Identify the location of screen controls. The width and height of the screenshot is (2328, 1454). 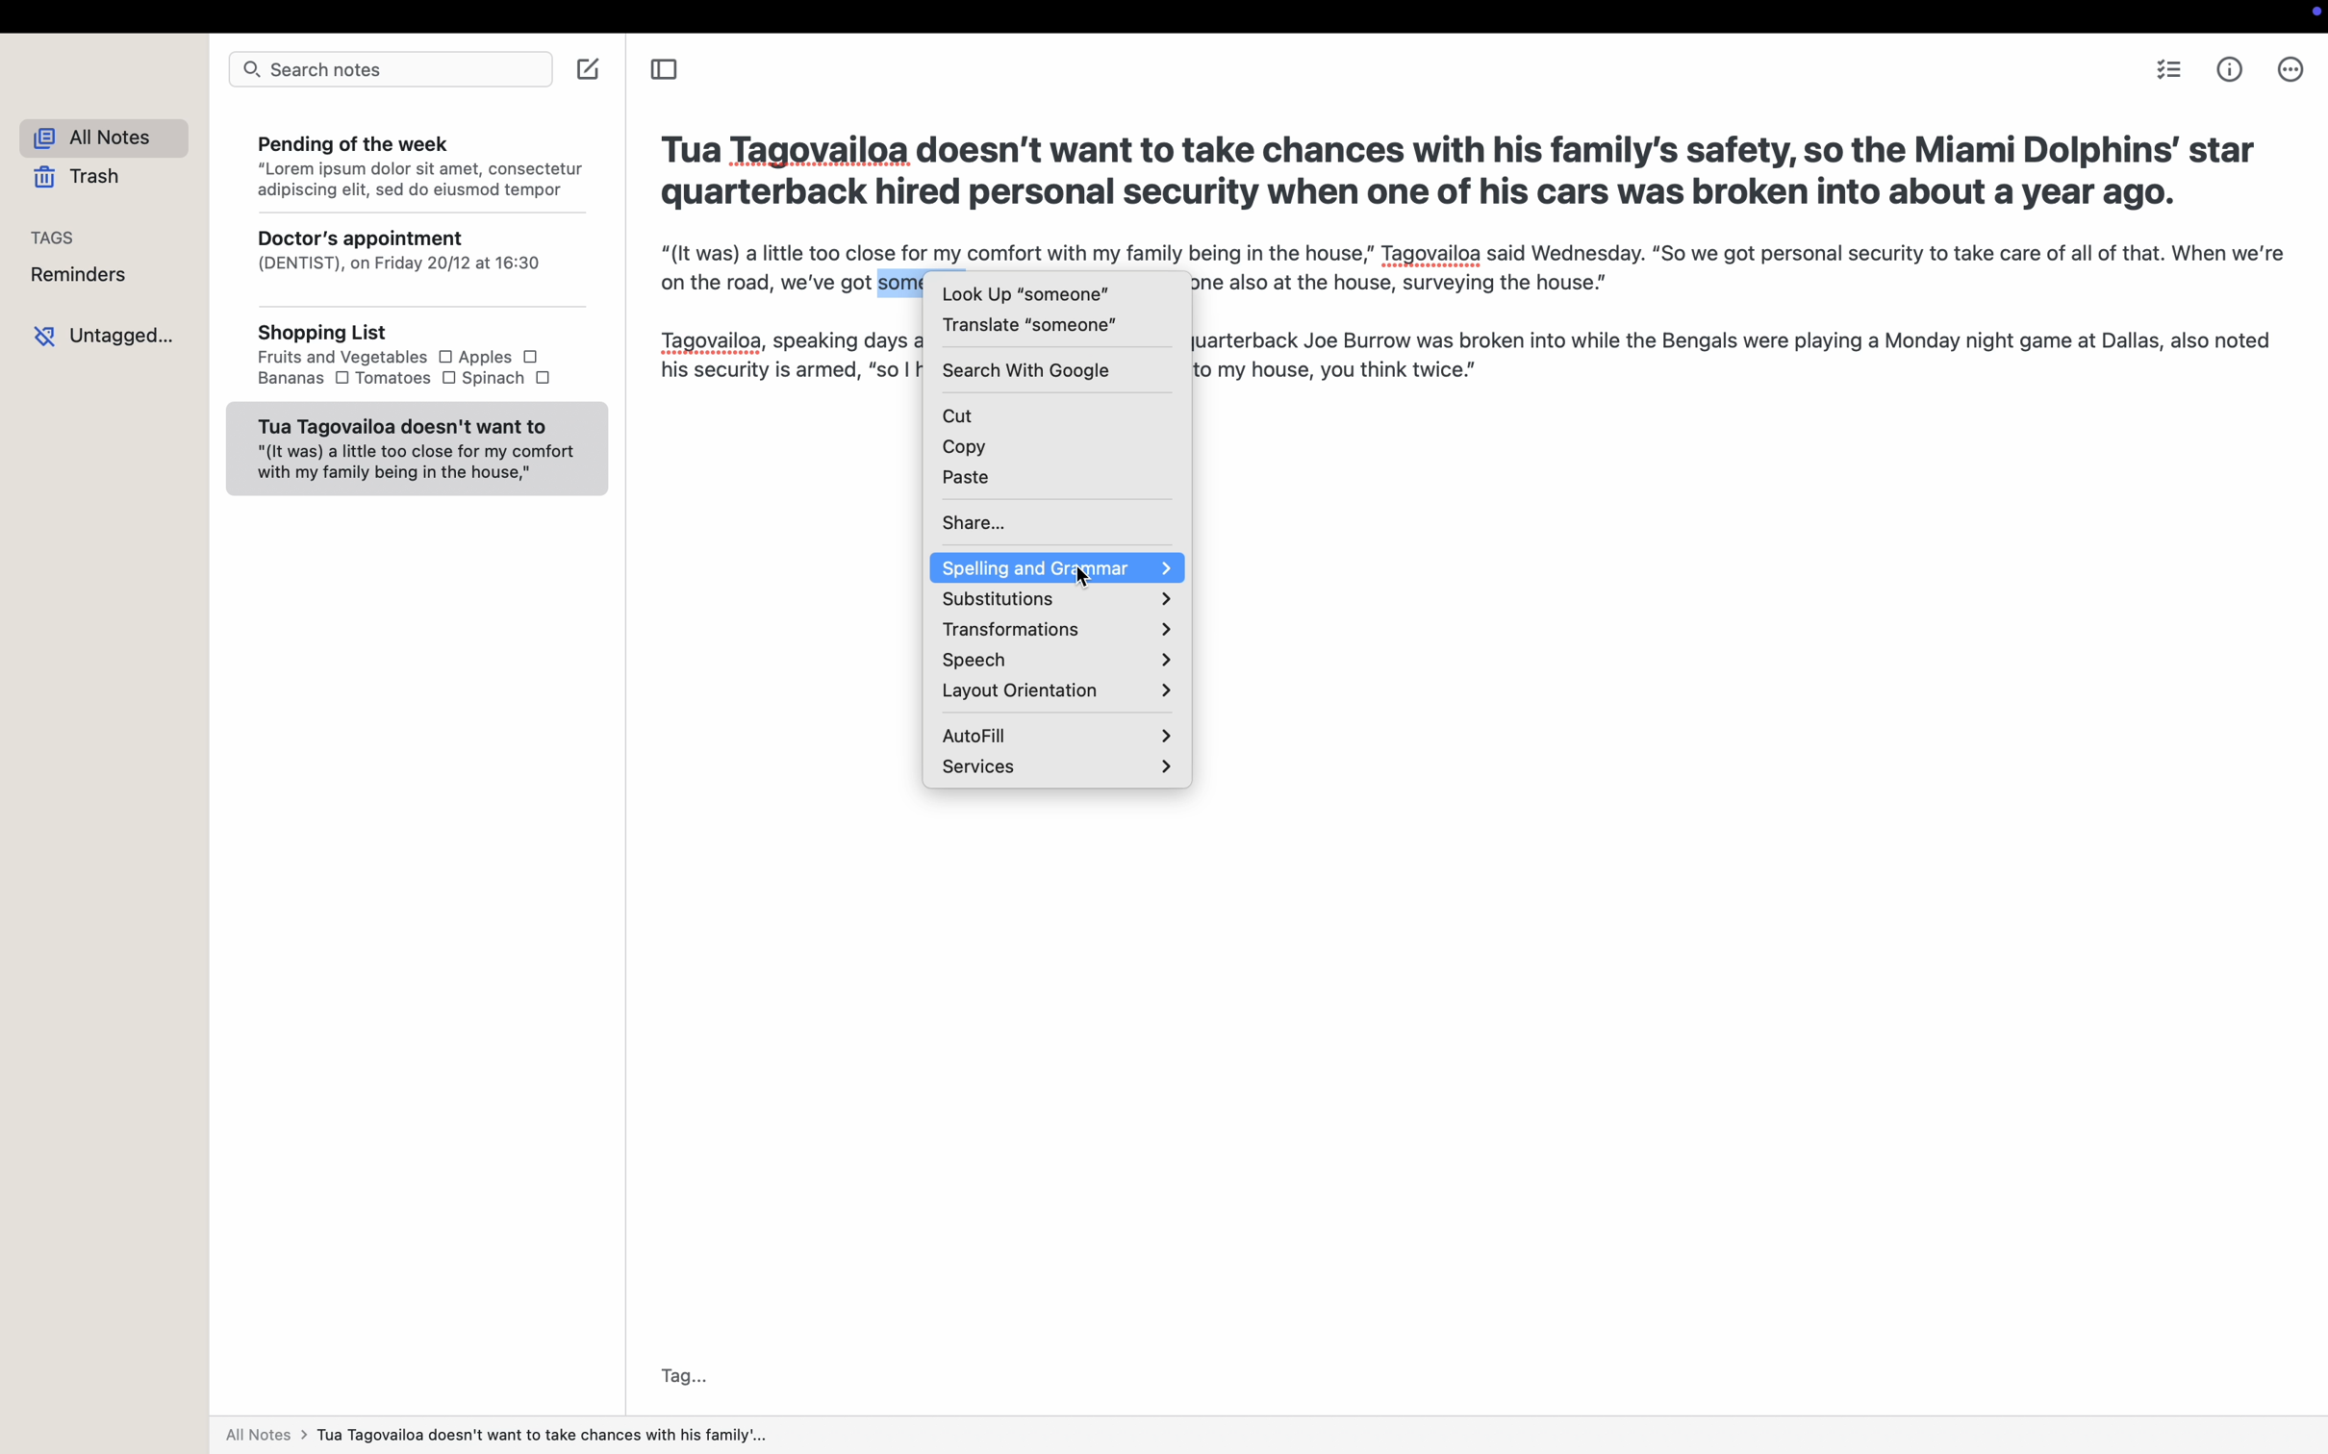
(2312, 15).